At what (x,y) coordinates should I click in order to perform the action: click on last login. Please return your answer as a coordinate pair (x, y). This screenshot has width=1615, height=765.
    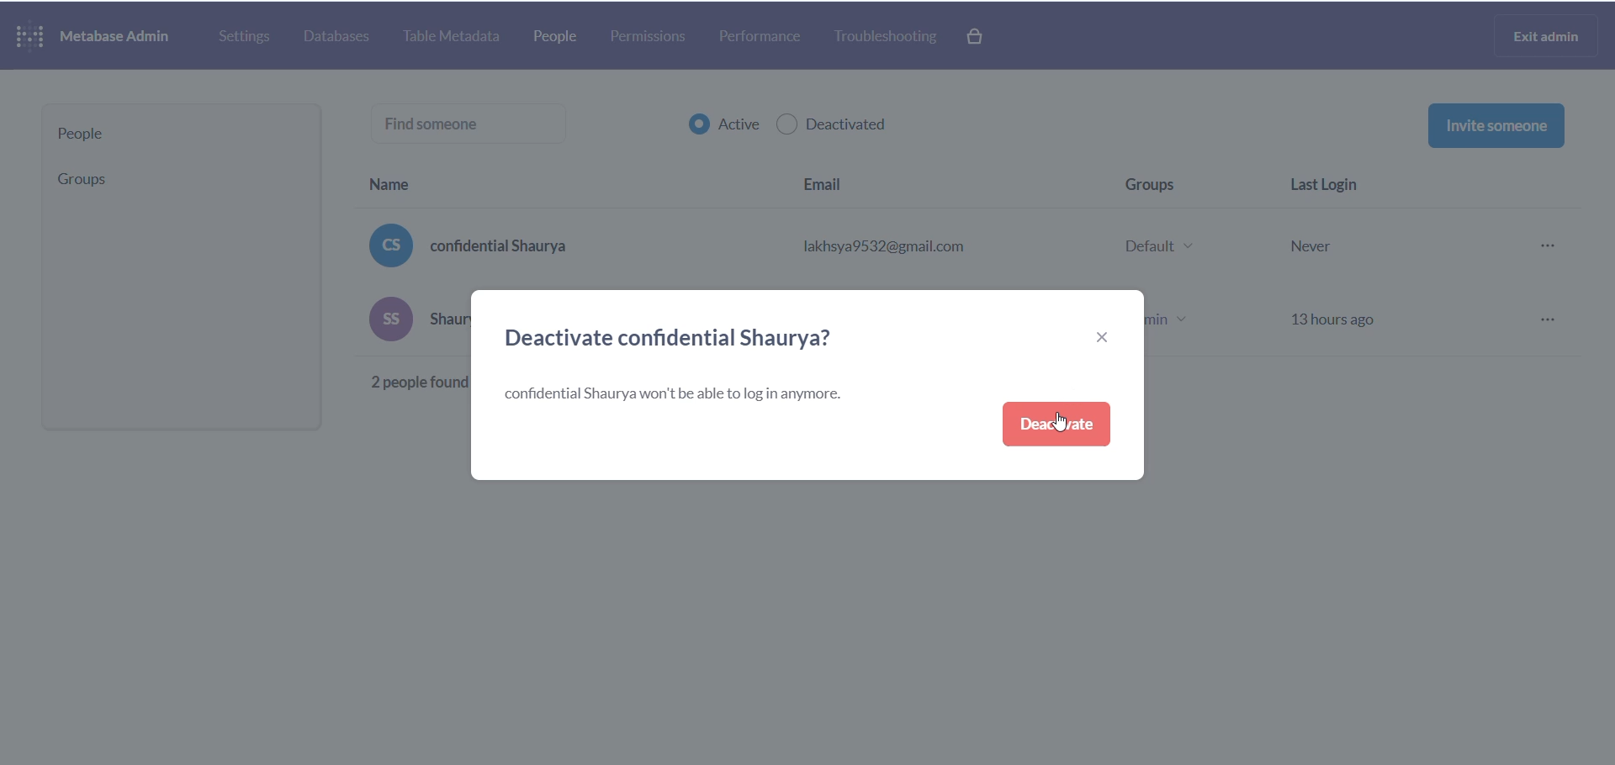
    Looking at the image, I should click on (1349, 187).